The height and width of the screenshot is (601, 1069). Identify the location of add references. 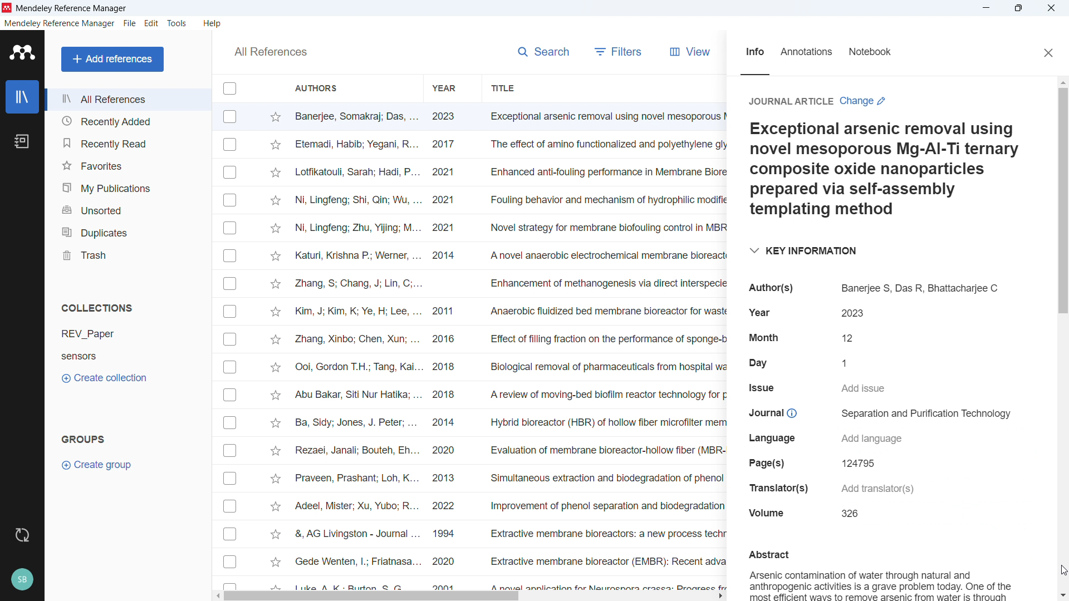
(113, 59).